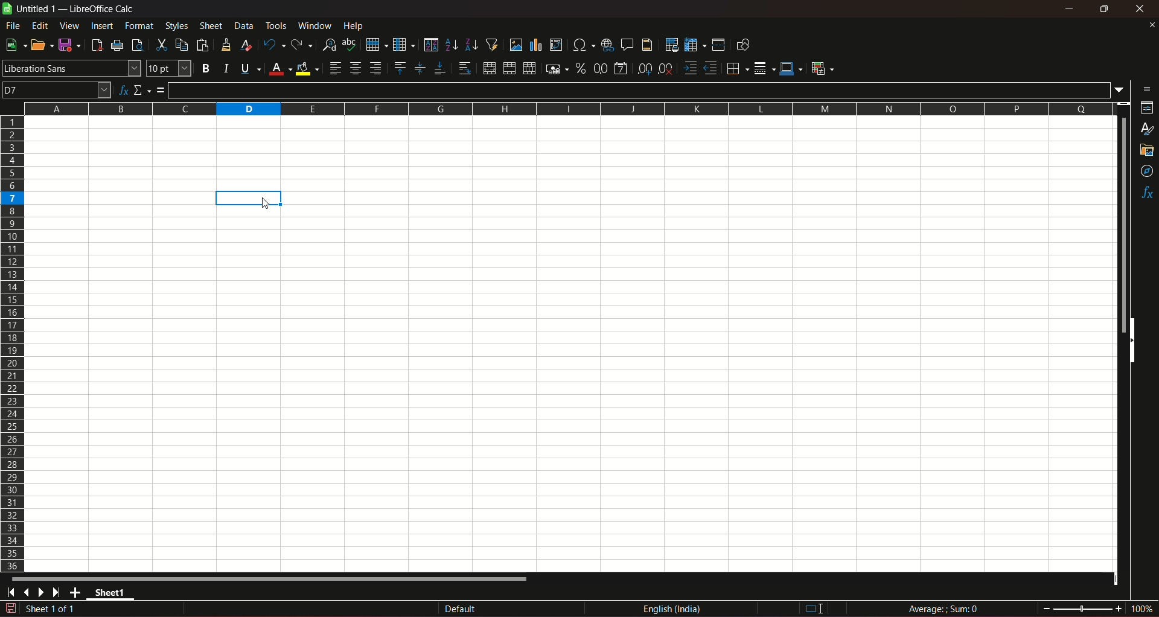 Image resolution: width=1159 pixels, height=617 pixels. What do you see at coordinates (57, 89) in the screenshot?
I see `name box` at bounding box center [57, 89].